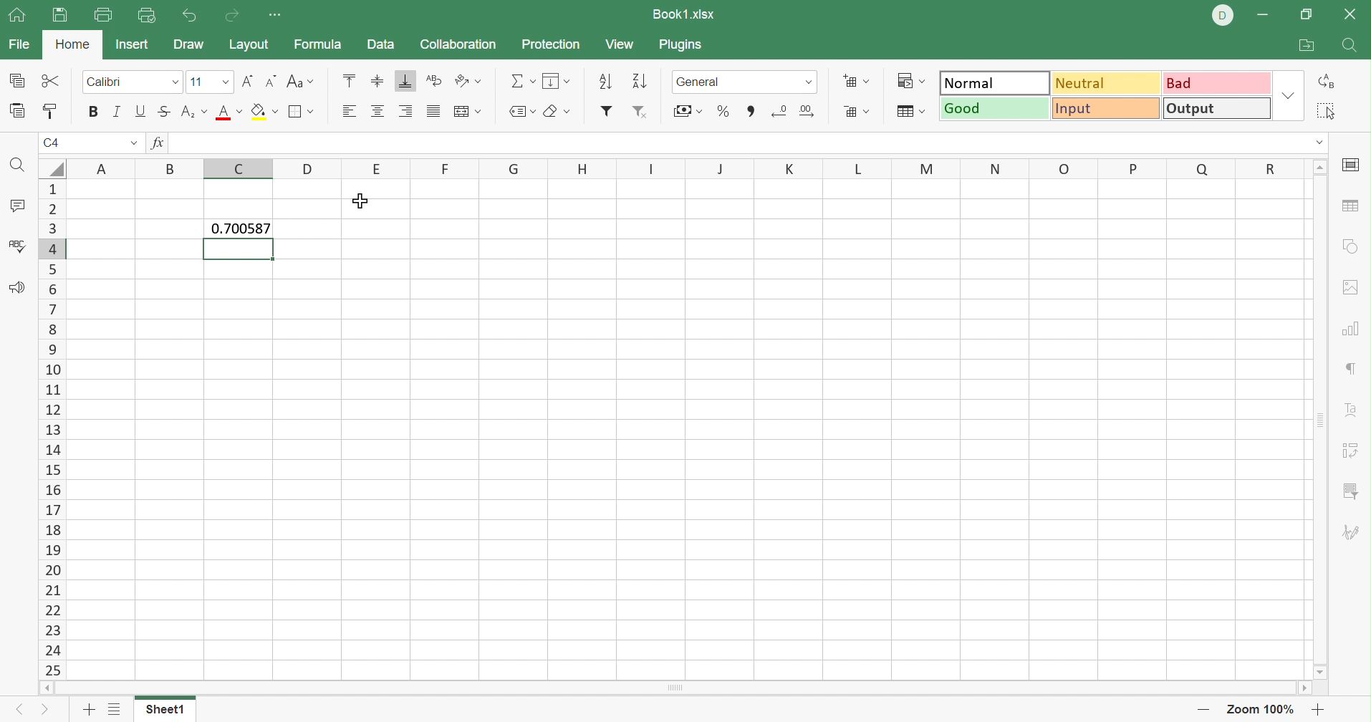  I want to click on Copy style, so click(52, 110).